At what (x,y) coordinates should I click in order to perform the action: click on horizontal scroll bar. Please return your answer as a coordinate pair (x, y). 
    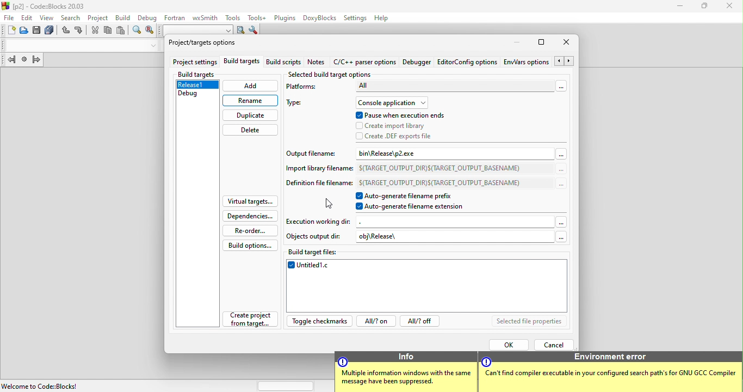
    Looking at the image, I should click on (286, 385).